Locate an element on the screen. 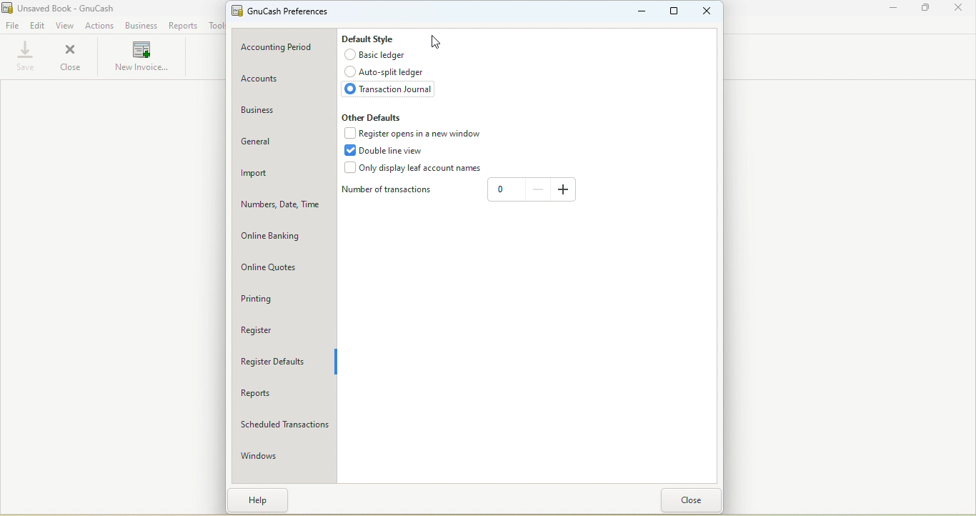  Tools is located at coordinates (214, 25).